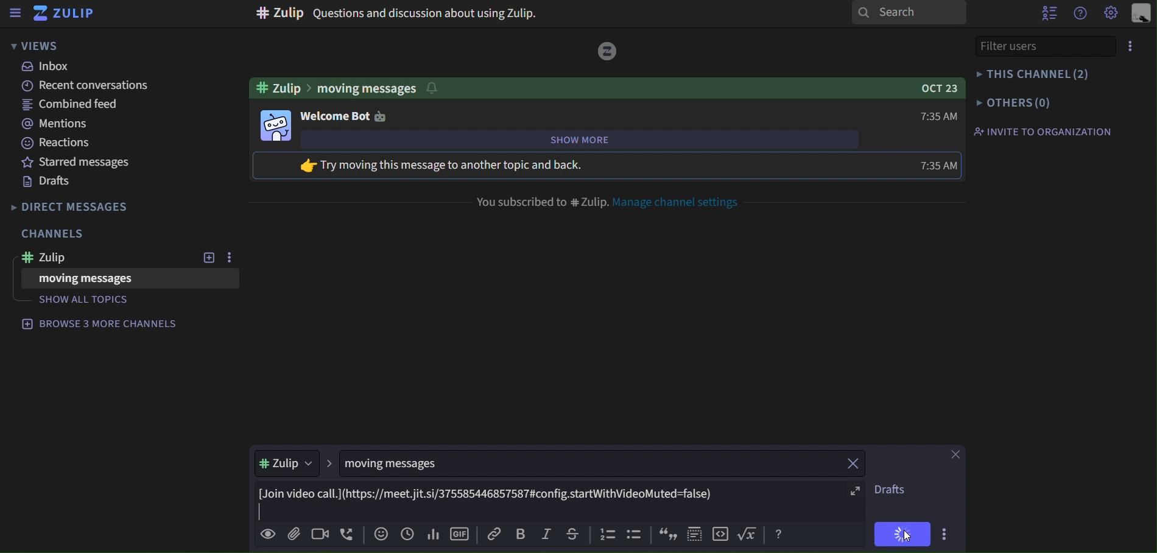  Describe the element at coordinates (292, 534) in the screenshot. I see `add file` at that location.